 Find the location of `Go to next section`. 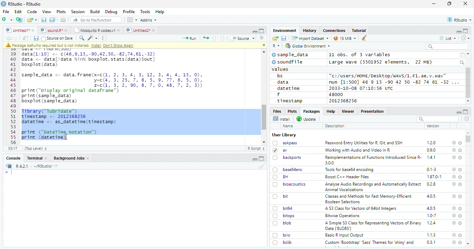

Go to next section is located at coordinates (223, 38).